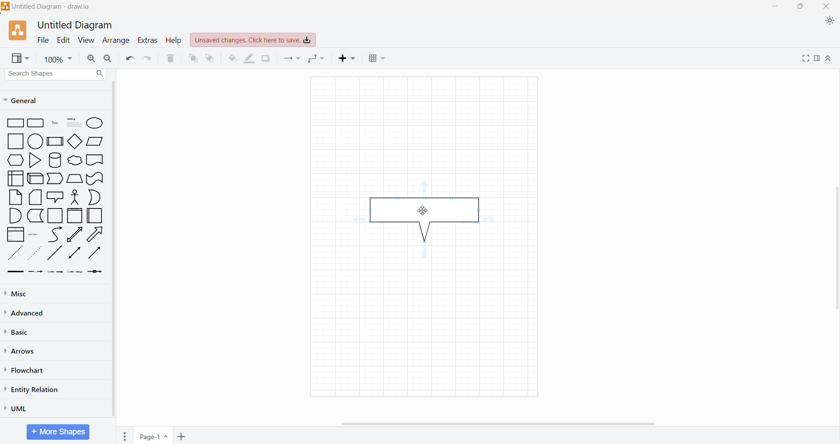  I want to click on Heading, so click(72, 123).